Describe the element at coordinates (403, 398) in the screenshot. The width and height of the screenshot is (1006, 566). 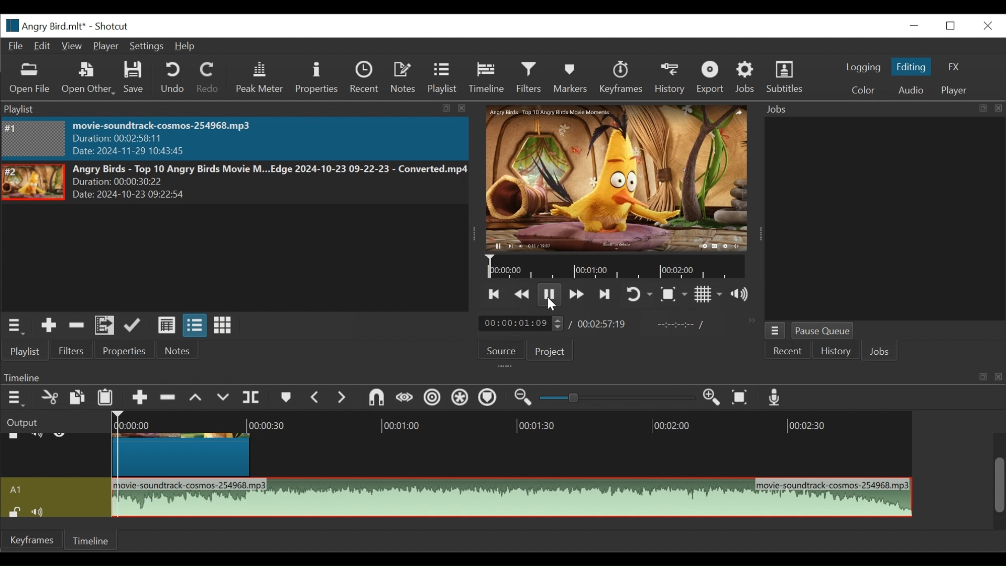
I see `Scrub while dragging` at that location.